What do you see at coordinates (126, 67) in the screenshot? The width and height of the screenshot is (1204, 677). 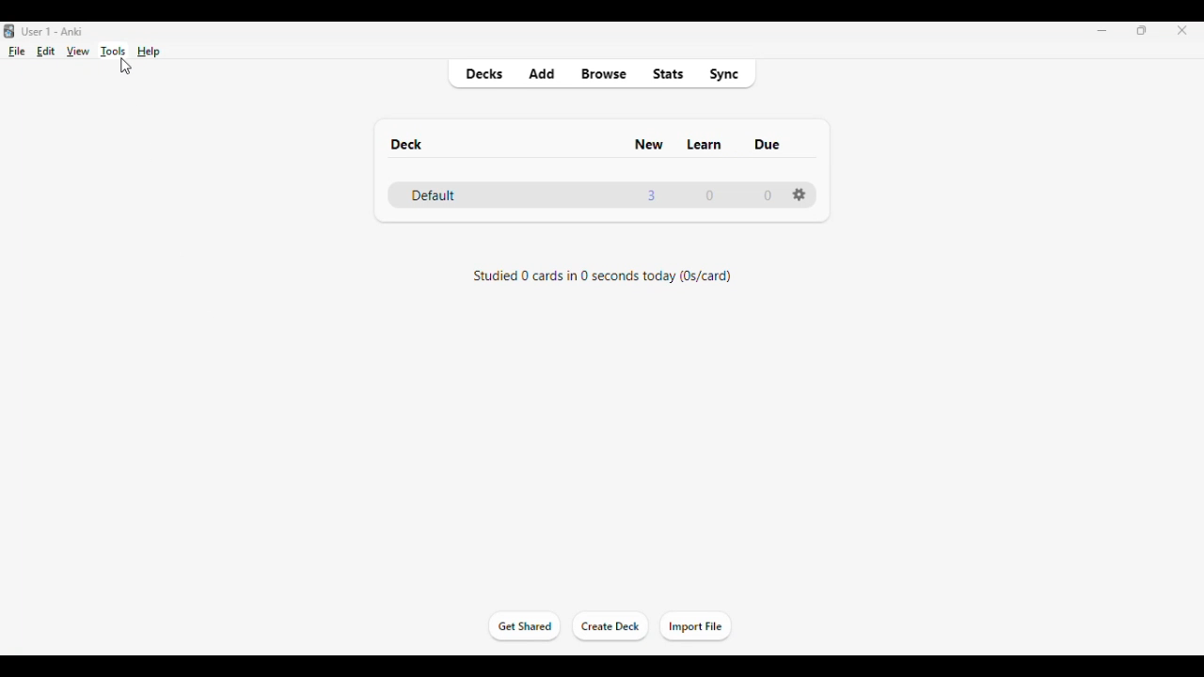 I see `cursor` at bounding box center [126, 67].